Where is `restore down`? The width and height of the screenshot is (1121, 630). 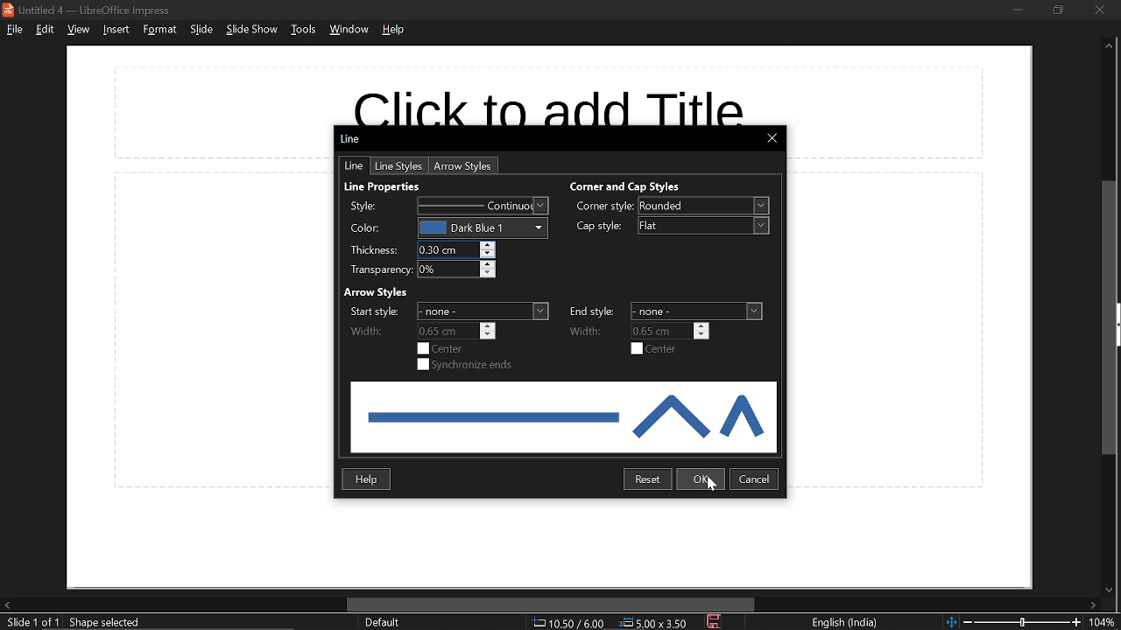
restore down is located at coordinates (1058, 10).